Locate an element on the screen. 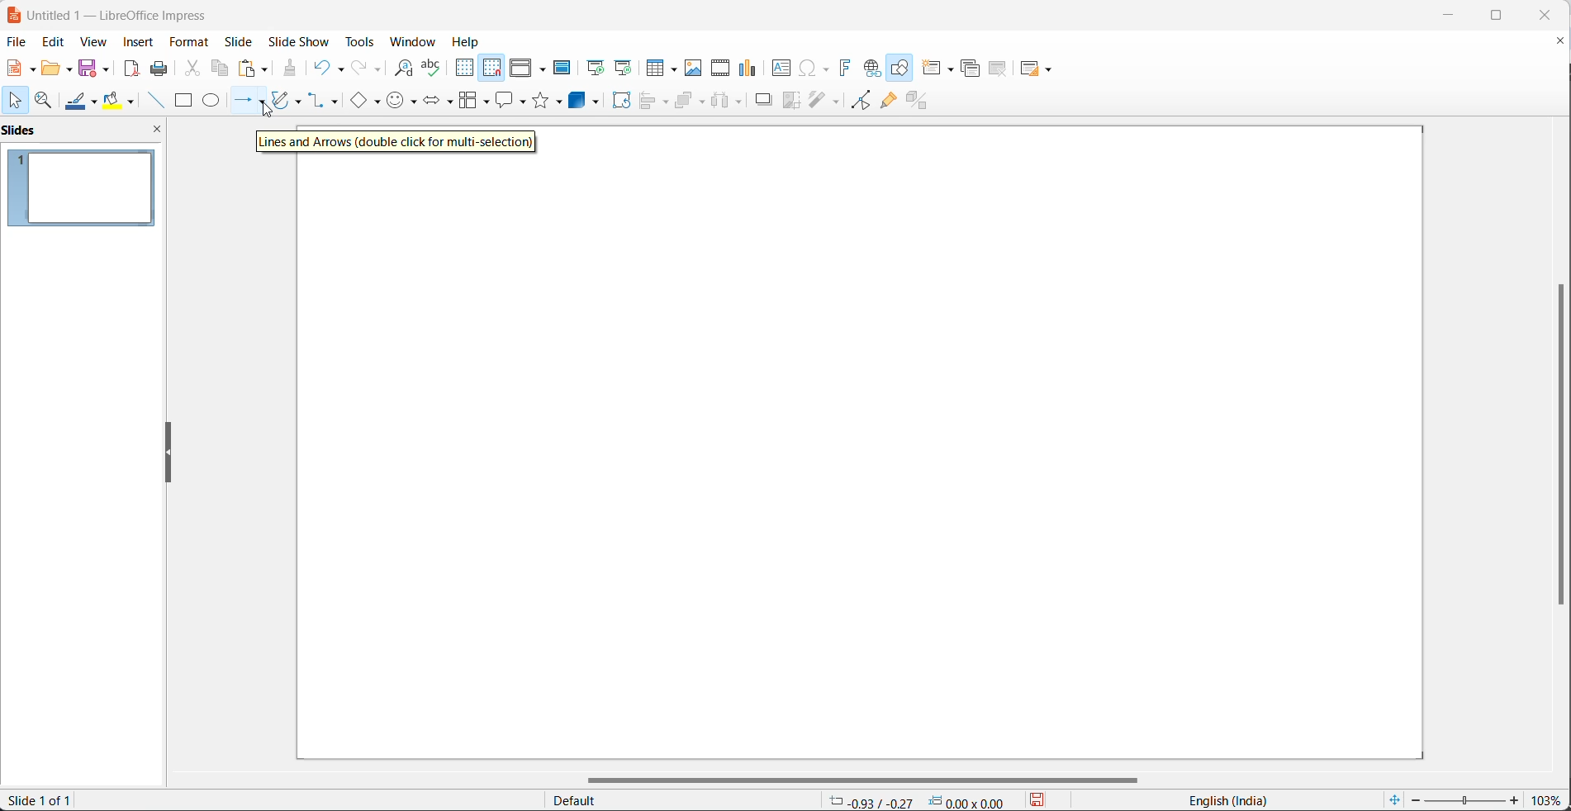 Image resolution: width=1571 pixels, height=811 pixels. zoom and pan is located at coordinates (45, 100).